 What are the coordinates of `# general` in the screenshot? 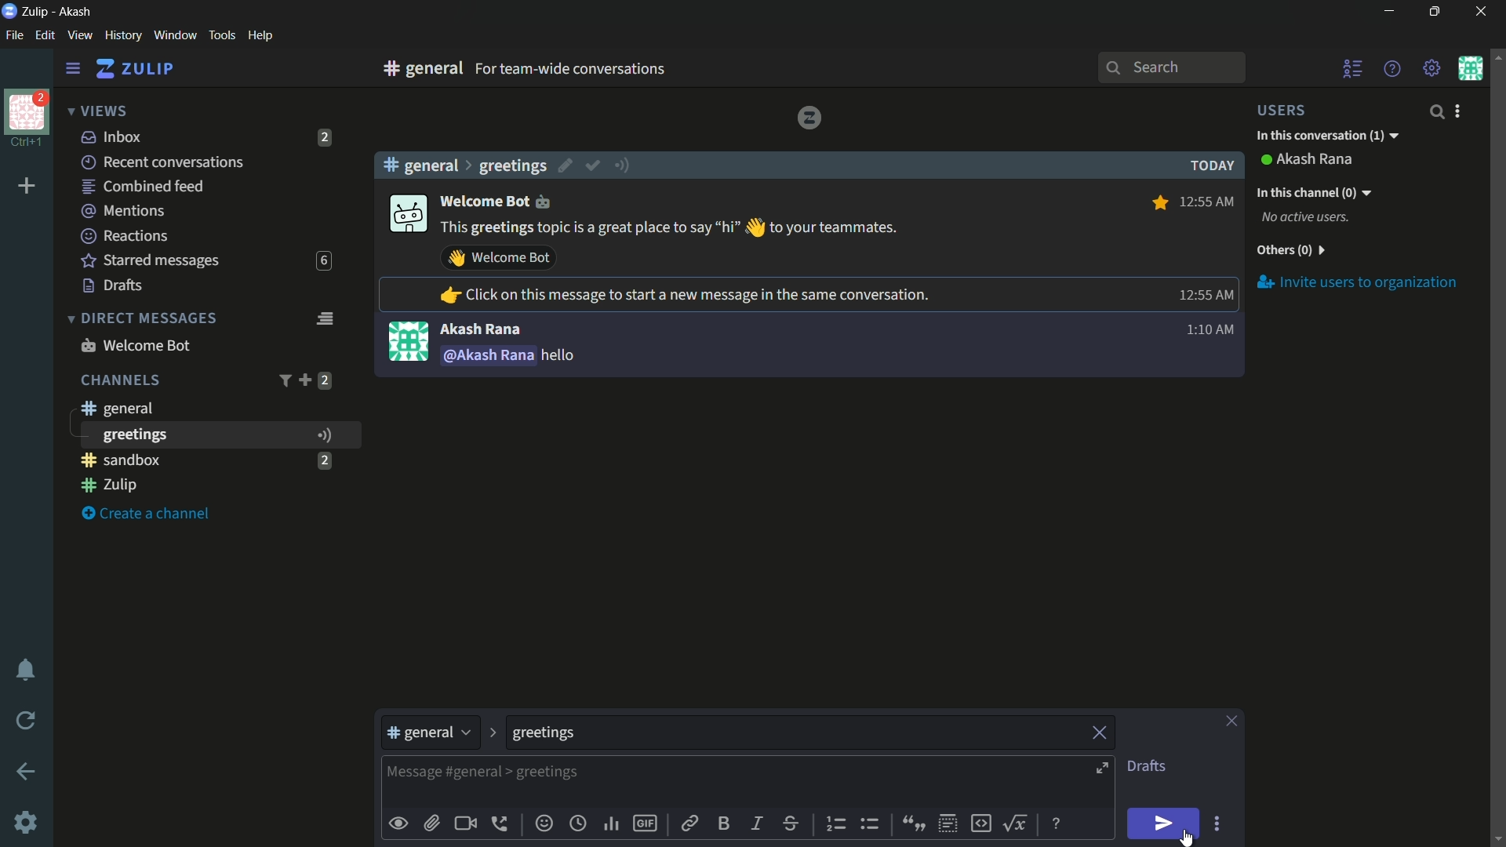 It's located at (420, 165).